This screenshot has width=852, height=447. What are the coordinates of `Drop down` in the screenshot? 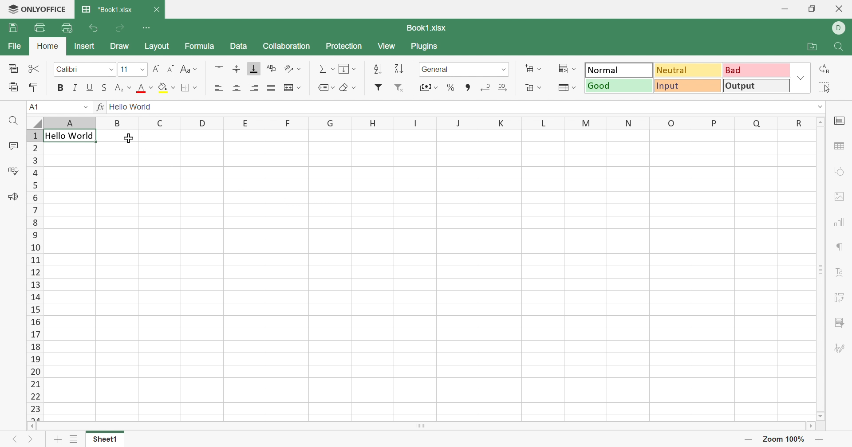 It's located at (820, 108).